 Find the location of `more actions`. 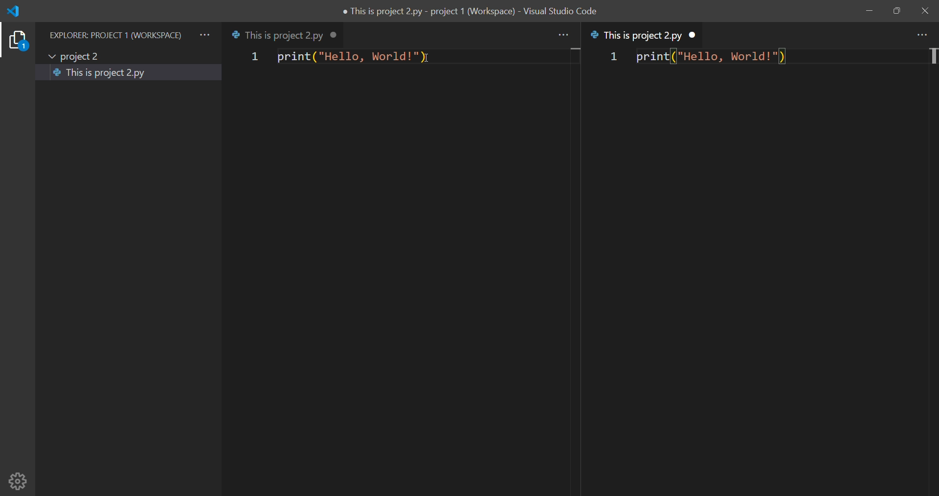

more actions is located at coordinates (204, 35).